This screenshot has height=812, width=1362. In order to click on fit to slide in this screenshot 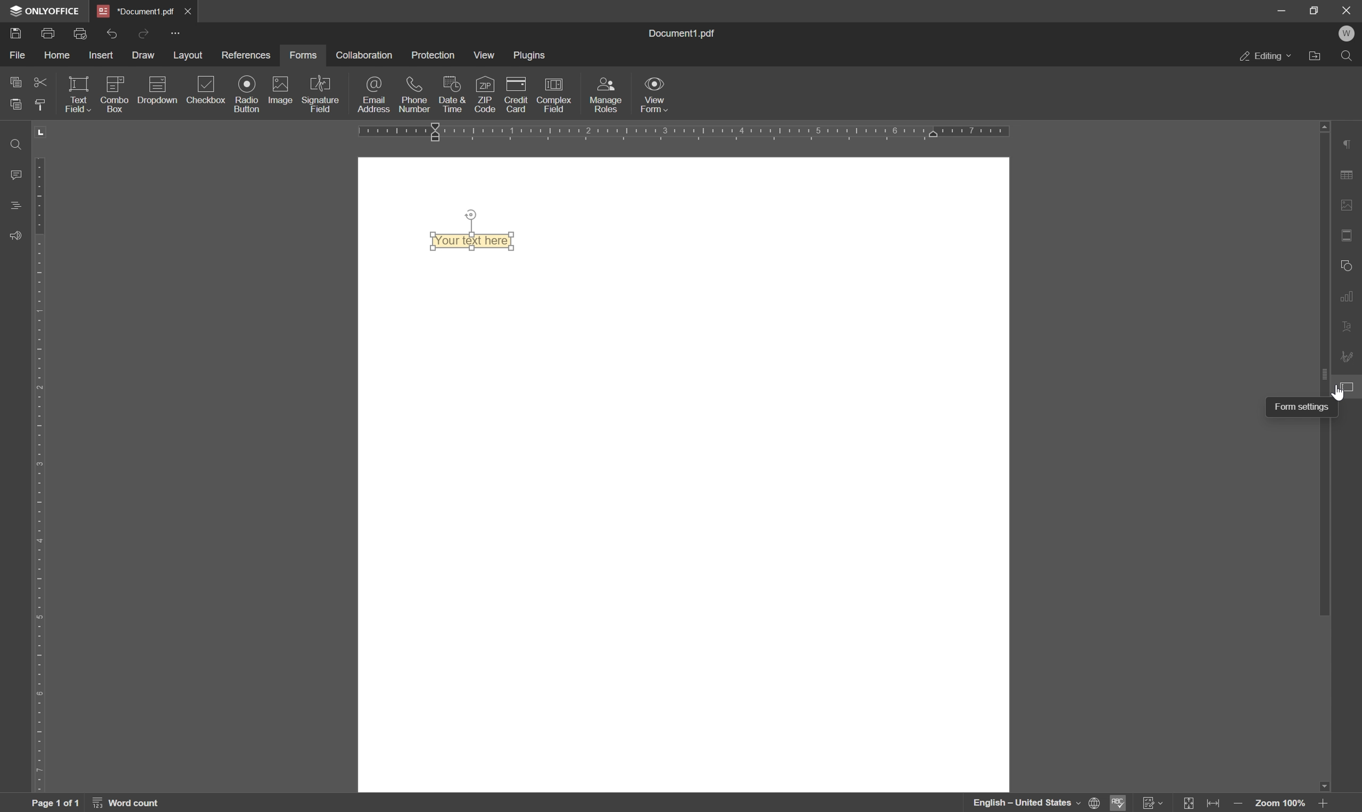, I will do `click(1189, 803)`.